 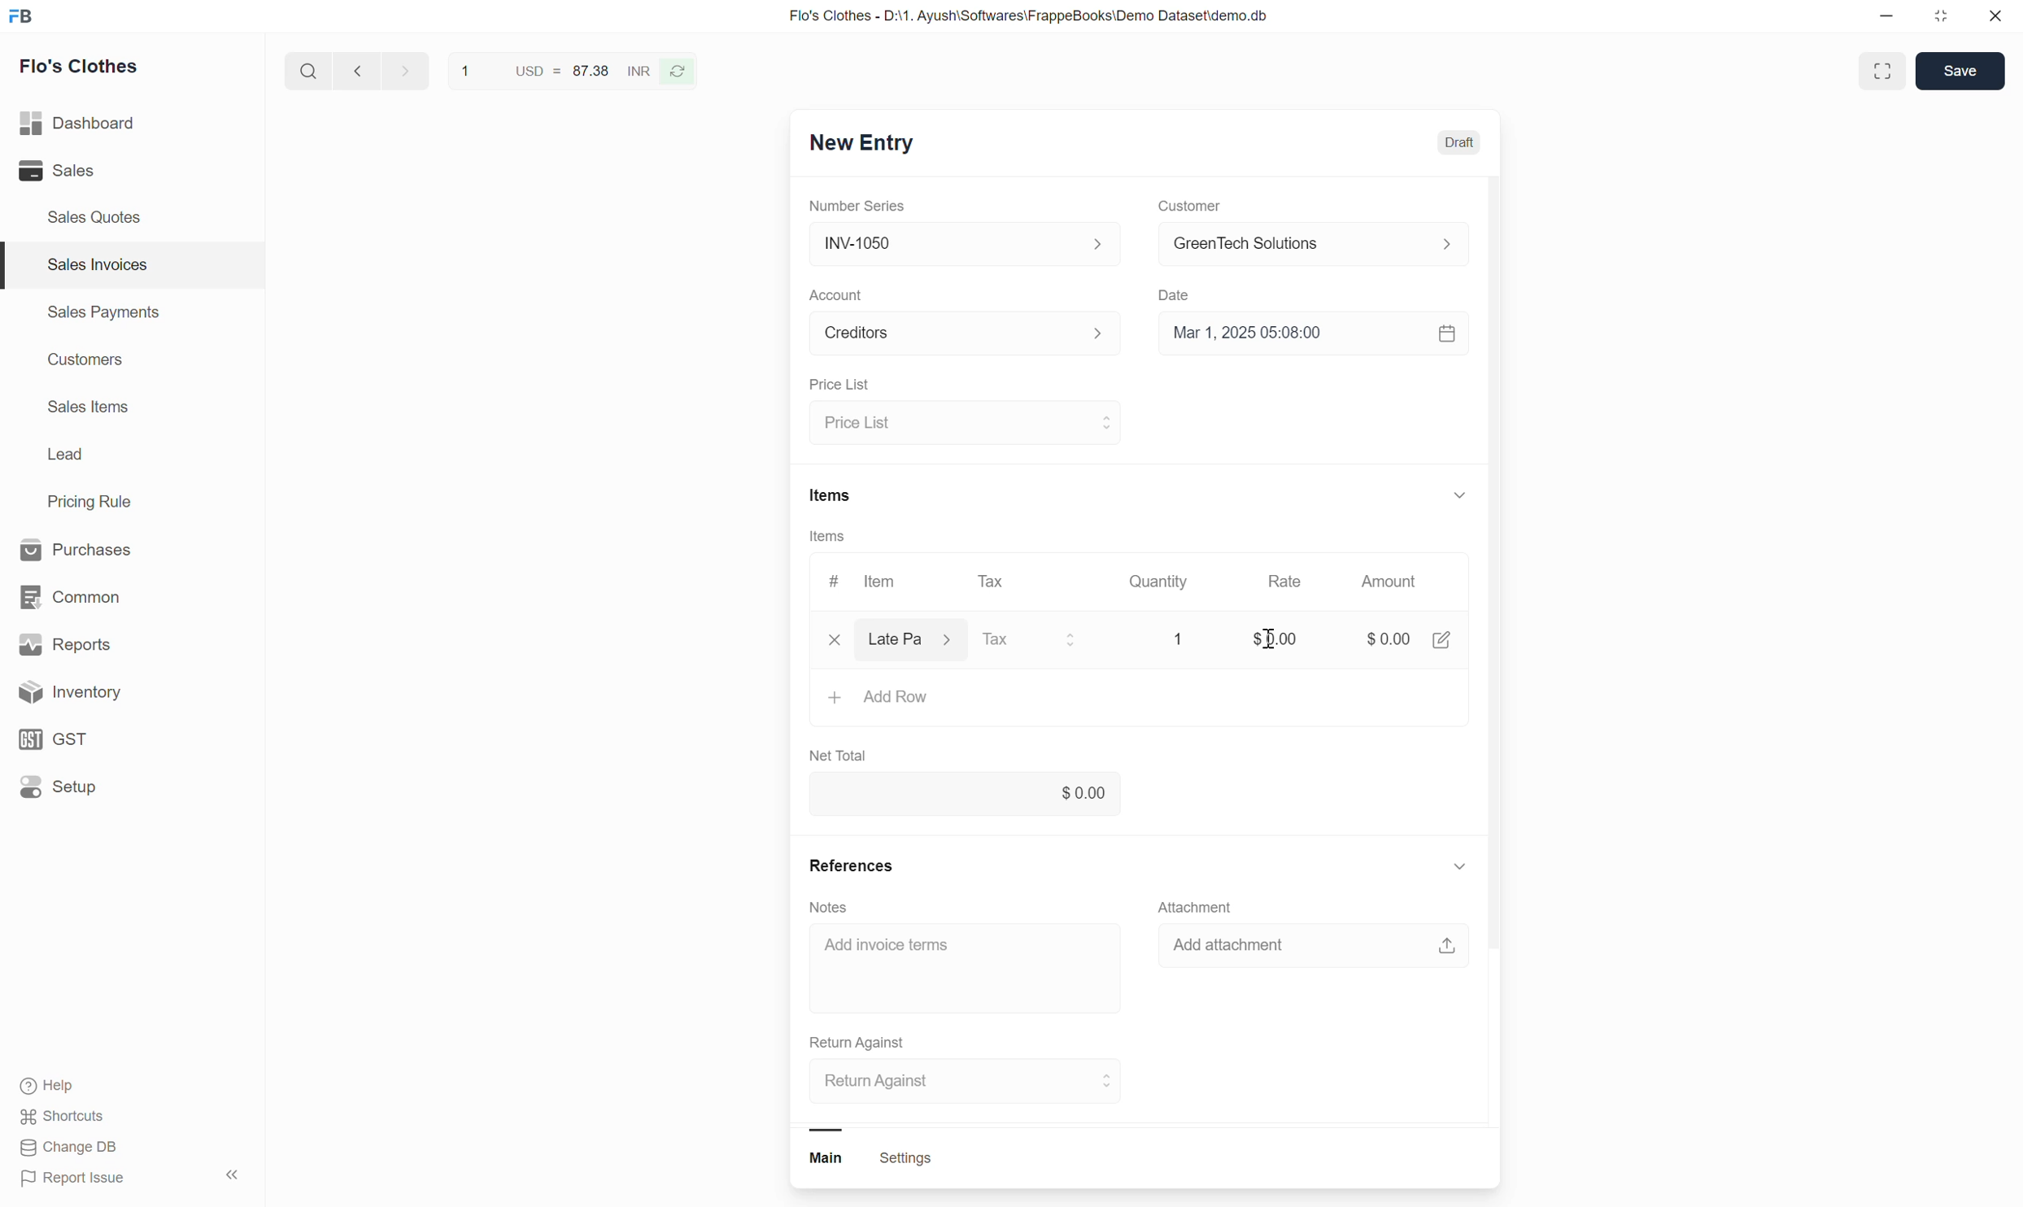 What do you see at coordinates (836, 385) in the screenshot?
I see `Price List` at bounding box center [836, 385].